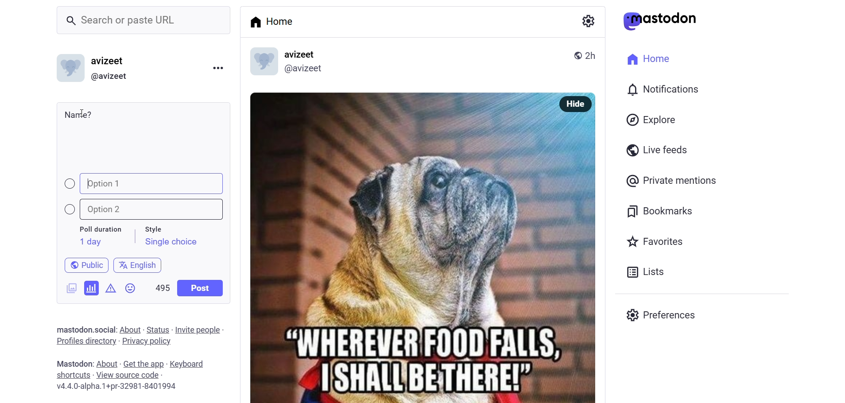  I want to click on @avizeet, so click(303, 70).